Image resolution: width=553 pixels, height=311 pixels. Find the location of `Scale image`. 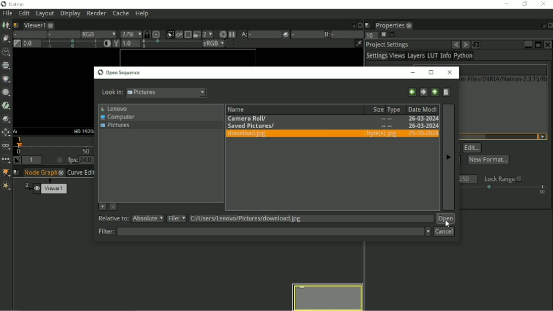

Scale image is located at coordinates (157, 34).